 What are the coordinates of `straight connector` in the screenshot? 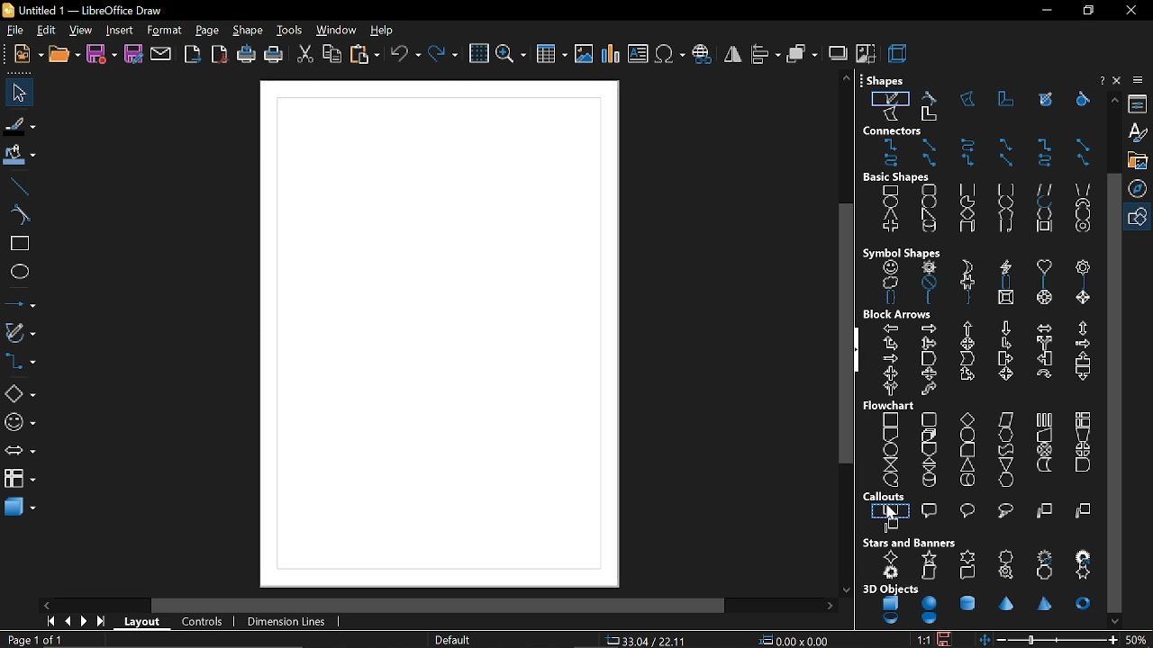 It's located at (1082, 145).